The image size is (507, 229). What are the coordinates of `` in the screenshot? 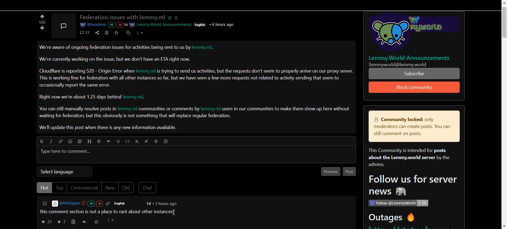 It's located at (411, 33).